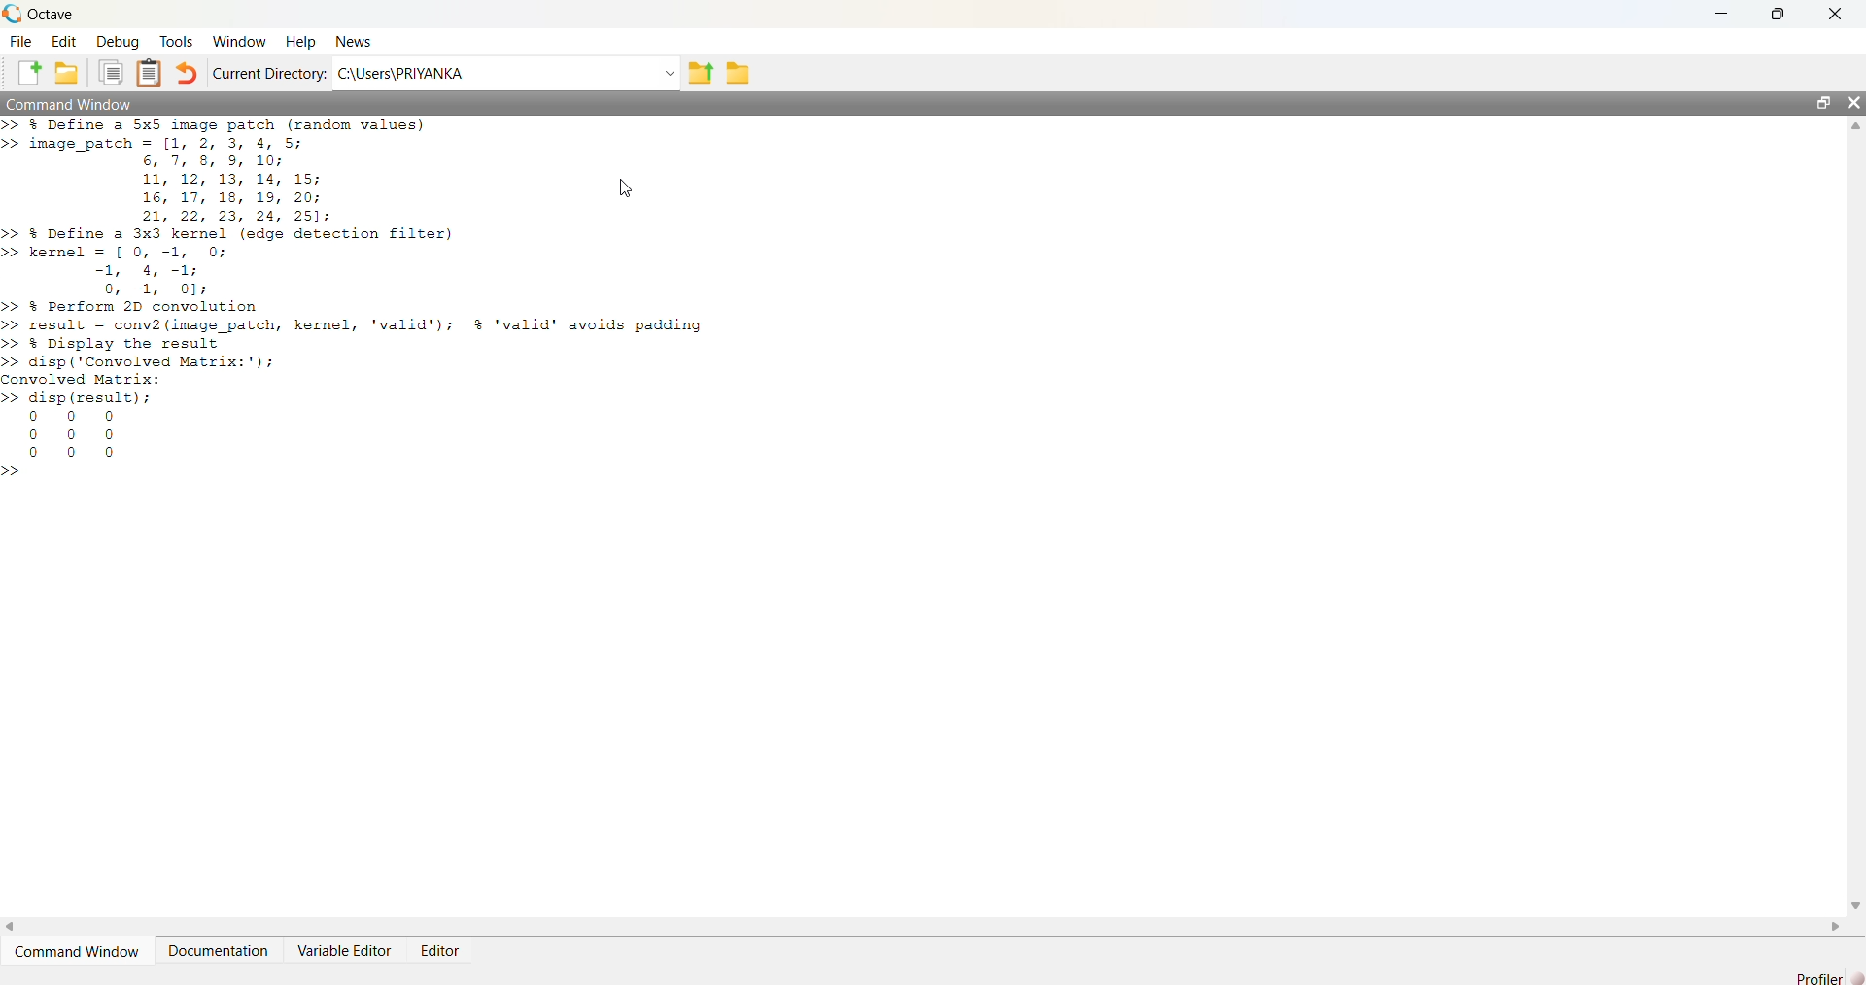 This screenshot has width=1866, height=985. What do you see at coordinates (1821, 976) in the screenshot?
I see `Profiler` at bounding box center [1821, 976].